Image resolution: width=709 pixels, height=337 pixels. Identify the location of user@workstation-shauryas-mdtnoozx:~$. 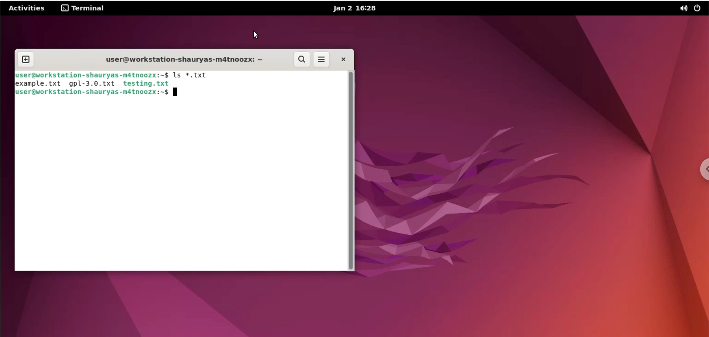
(91, 93).